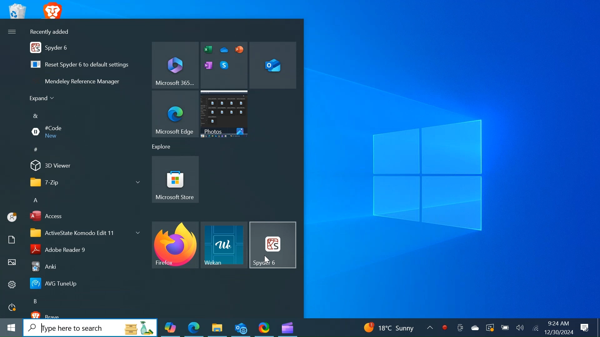 The height and width of the screenshot is (337, 600). I want to click on Microsoft Outlook, so click(273, 65).